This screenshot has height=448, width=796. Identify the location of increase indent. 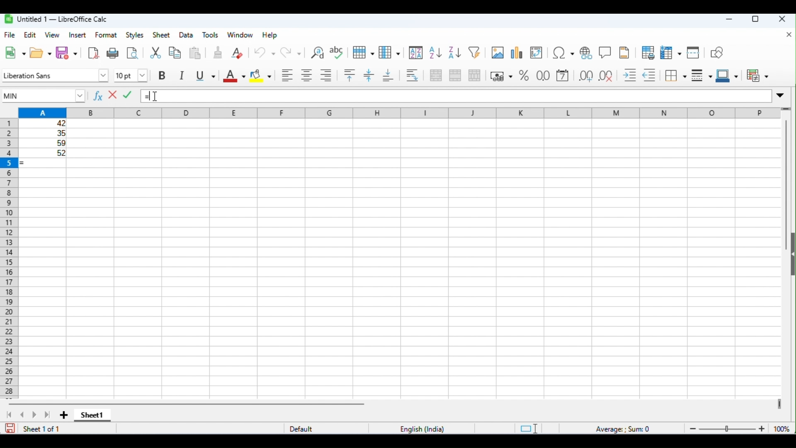
(630, 75).